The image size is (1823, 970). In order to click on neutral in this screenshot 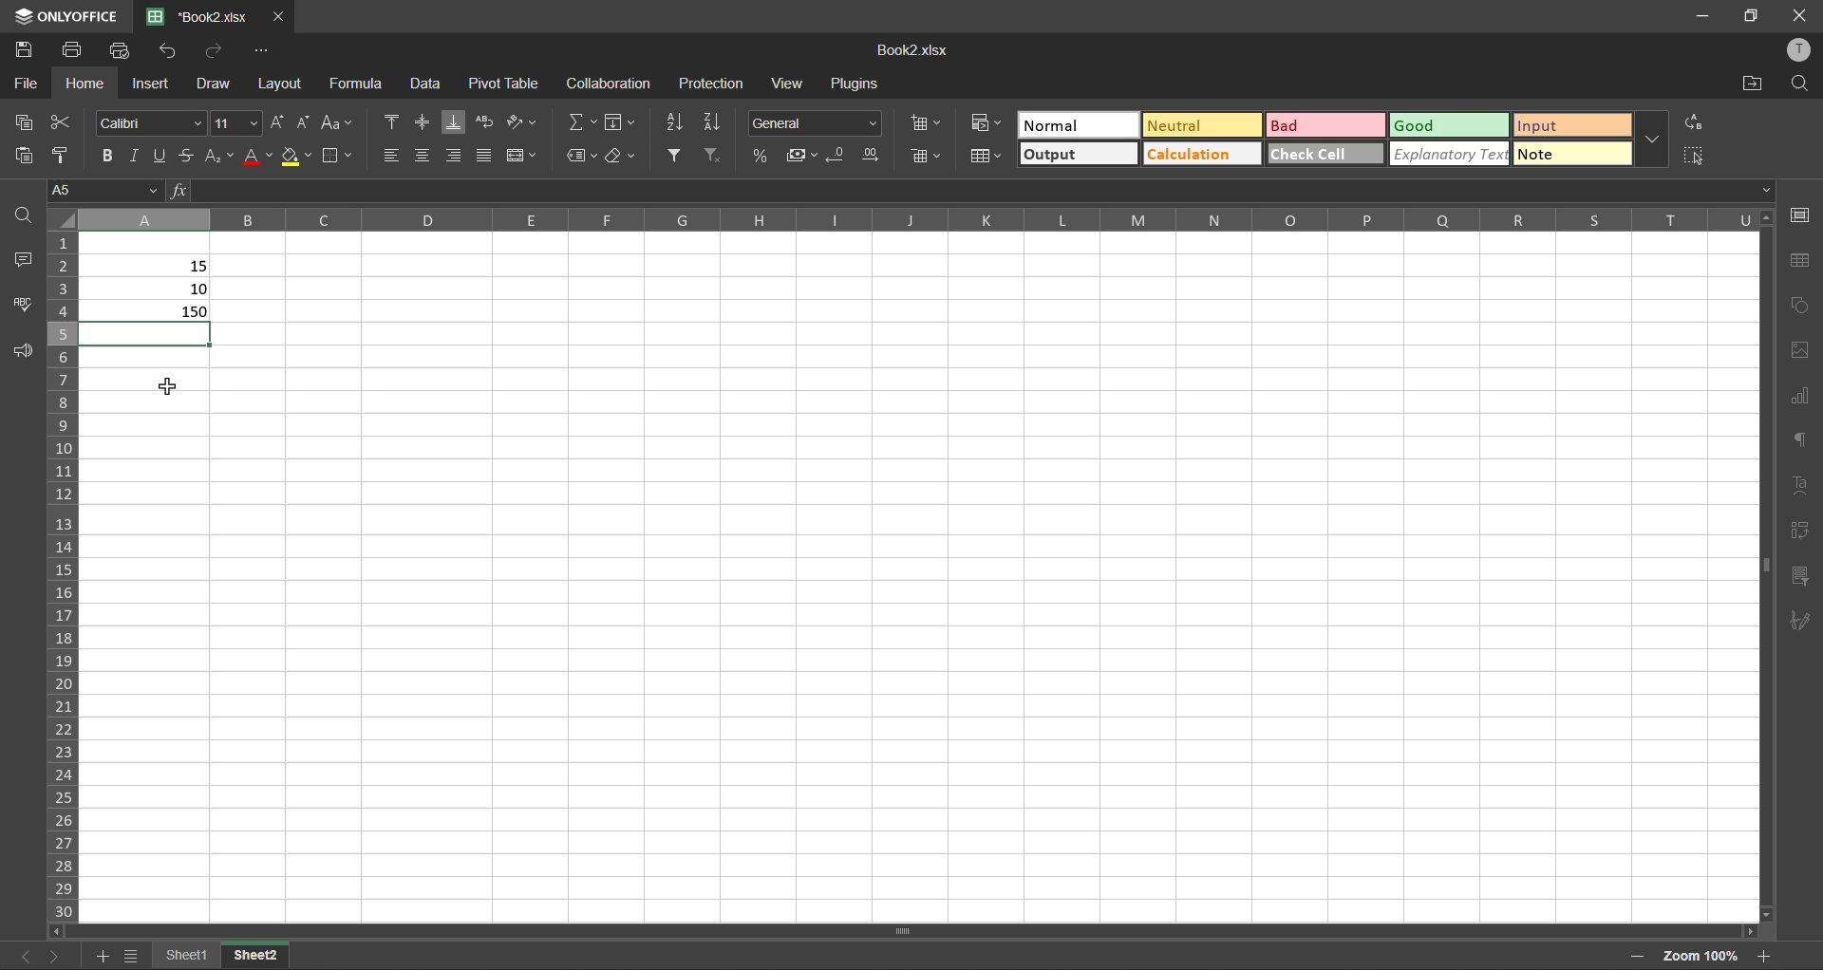, I will do `click(1205, 127)`.